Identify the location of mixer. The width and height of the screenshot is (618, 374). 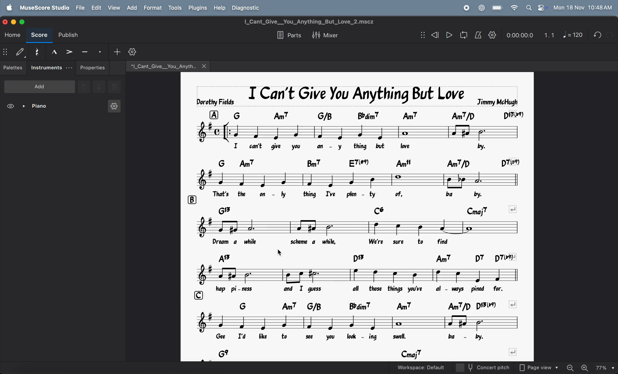
(329, 34).